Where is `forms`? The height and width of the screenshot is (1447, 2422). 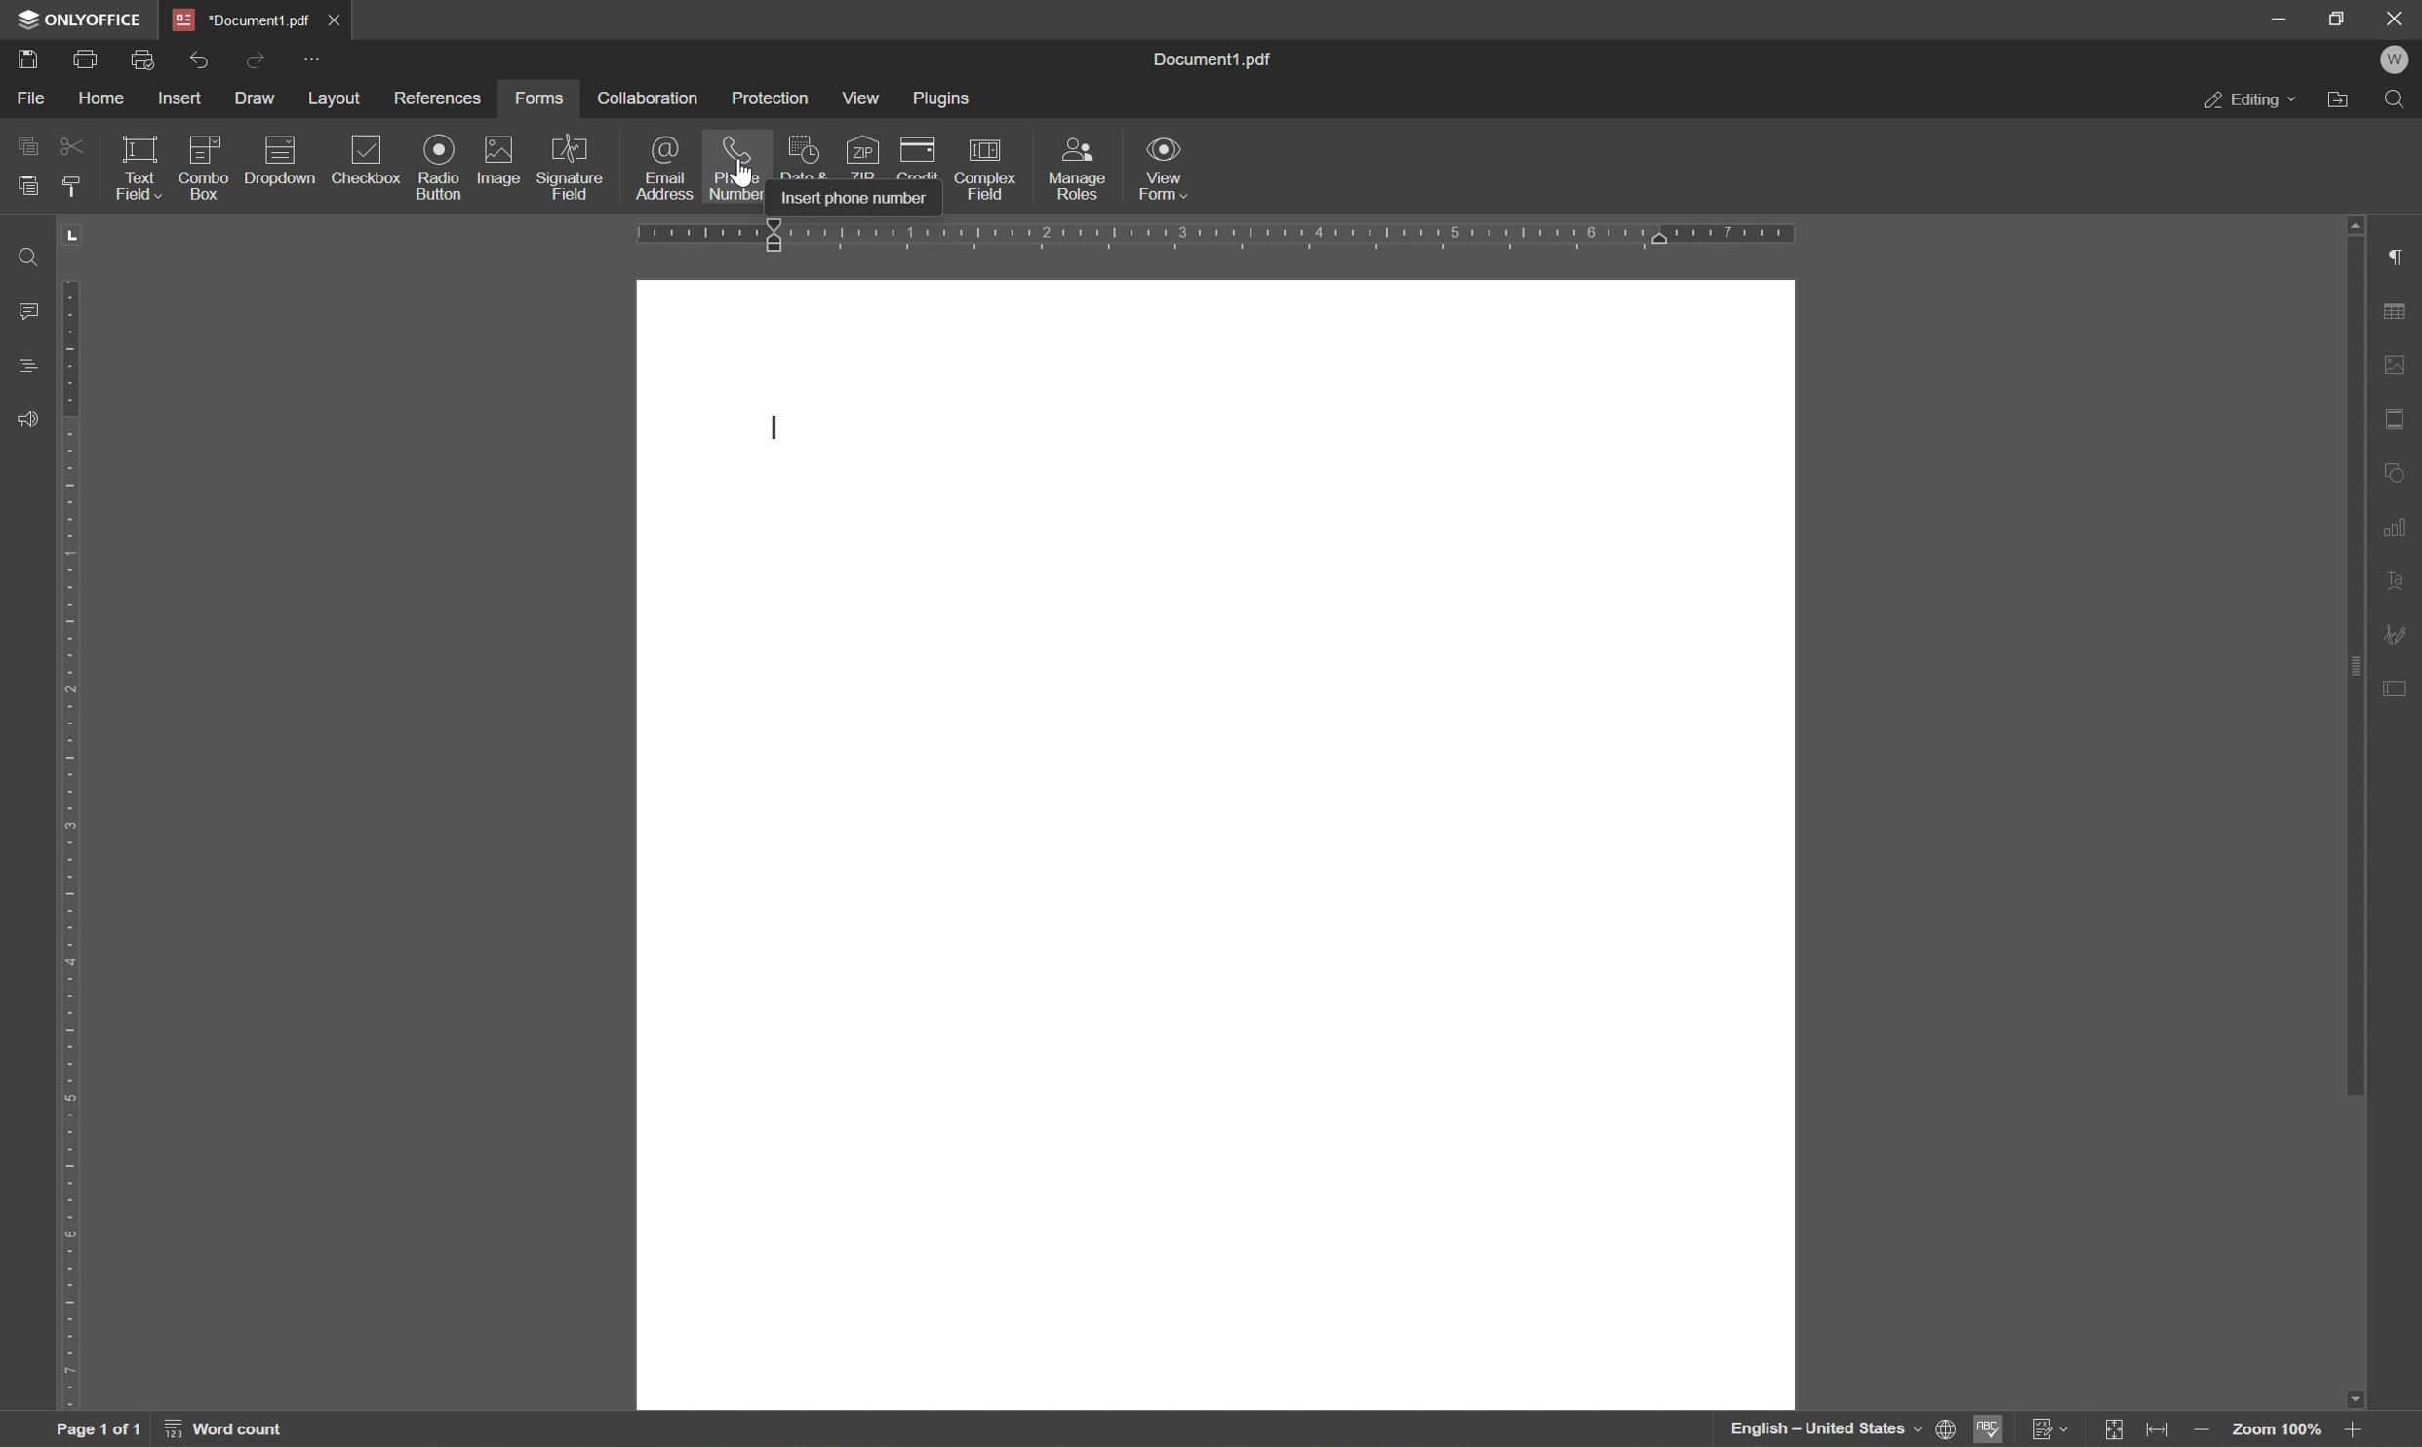
forms is located at coordinates (541, 99).